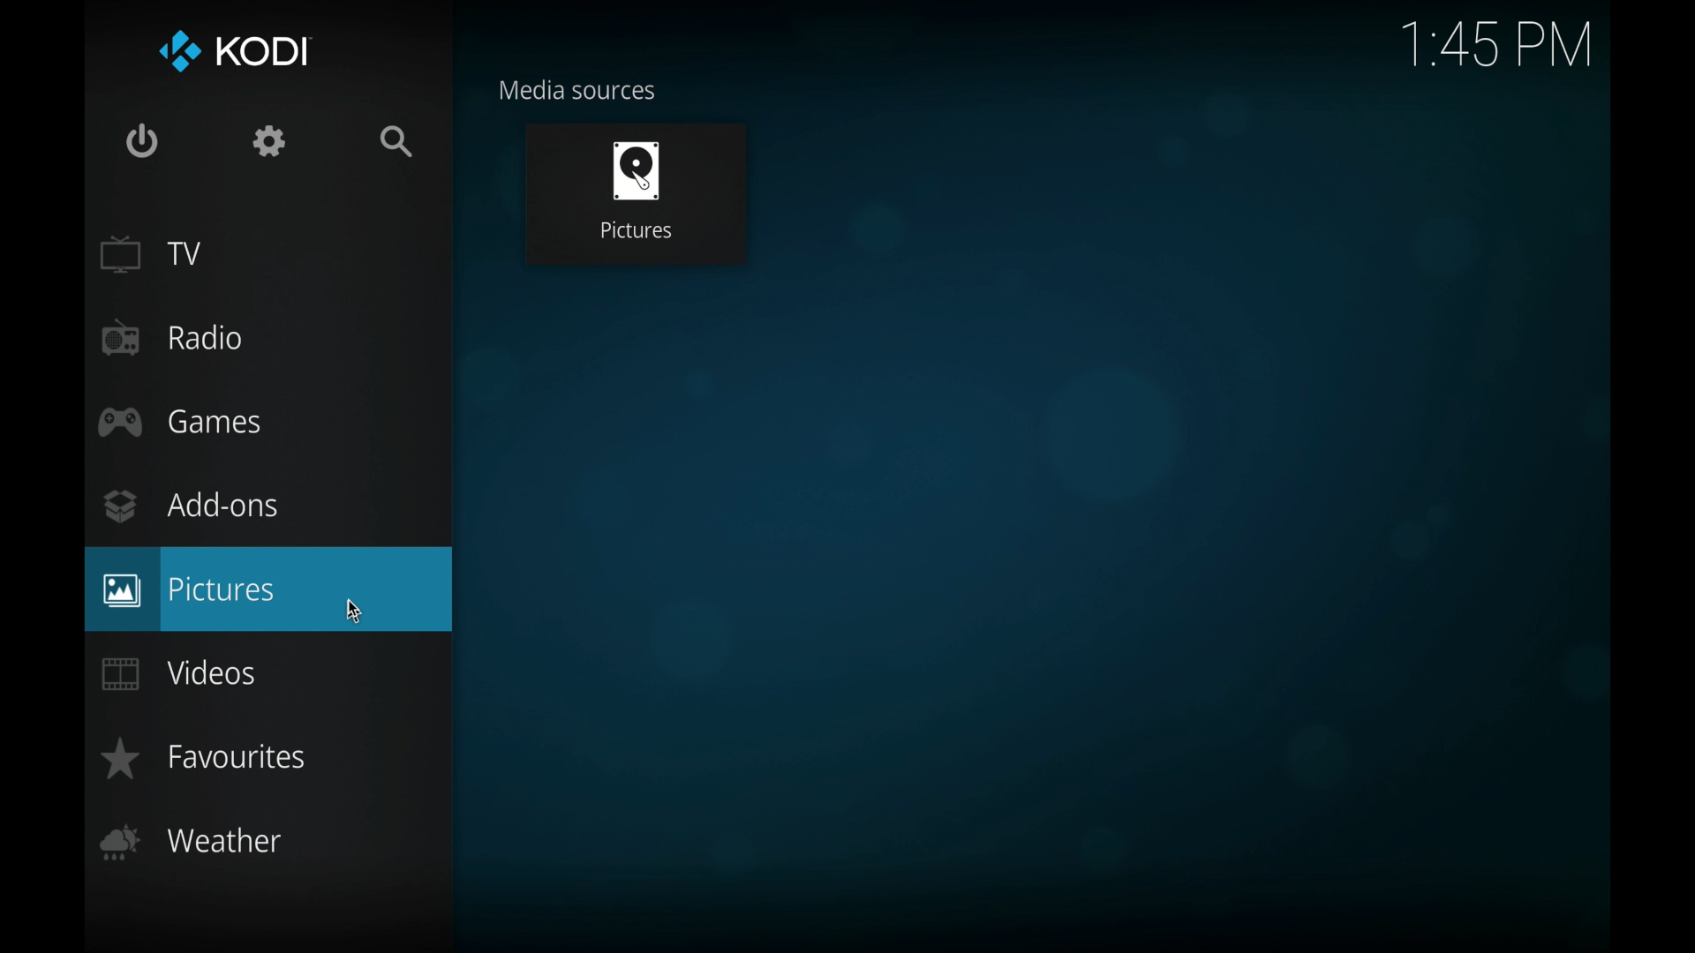 This screenshot has height=953, width=1695. Describe the element at coordinates (231, 52) in the screenshot. I see `kodi` at that location.